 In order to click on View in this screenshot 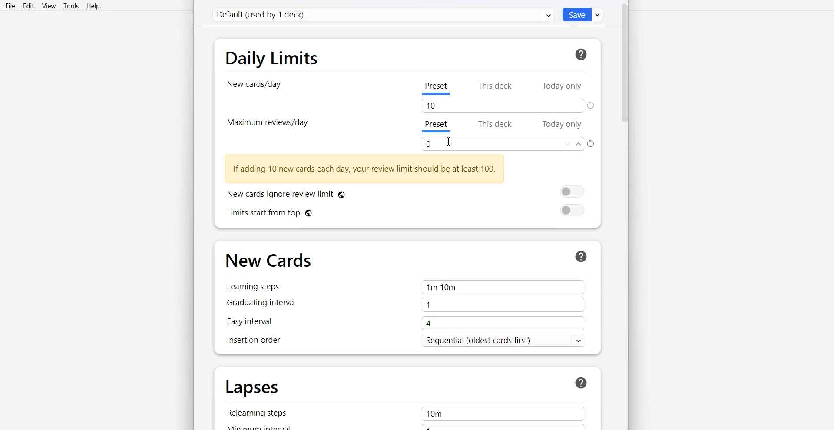, I will do `click(48, 6)`.